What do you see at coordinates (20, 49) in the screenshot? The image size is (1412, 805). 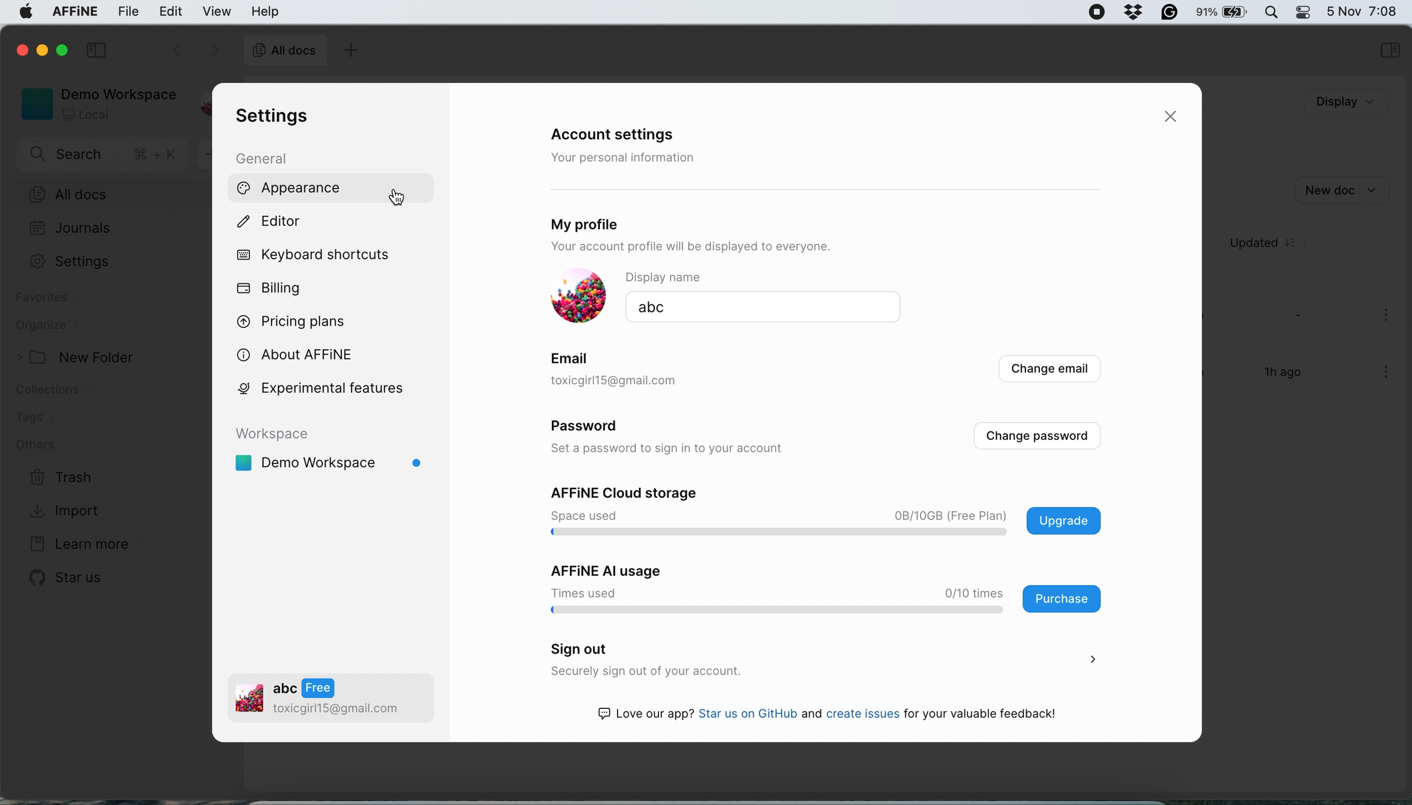 I see `close` at bounding box center [20, 49].